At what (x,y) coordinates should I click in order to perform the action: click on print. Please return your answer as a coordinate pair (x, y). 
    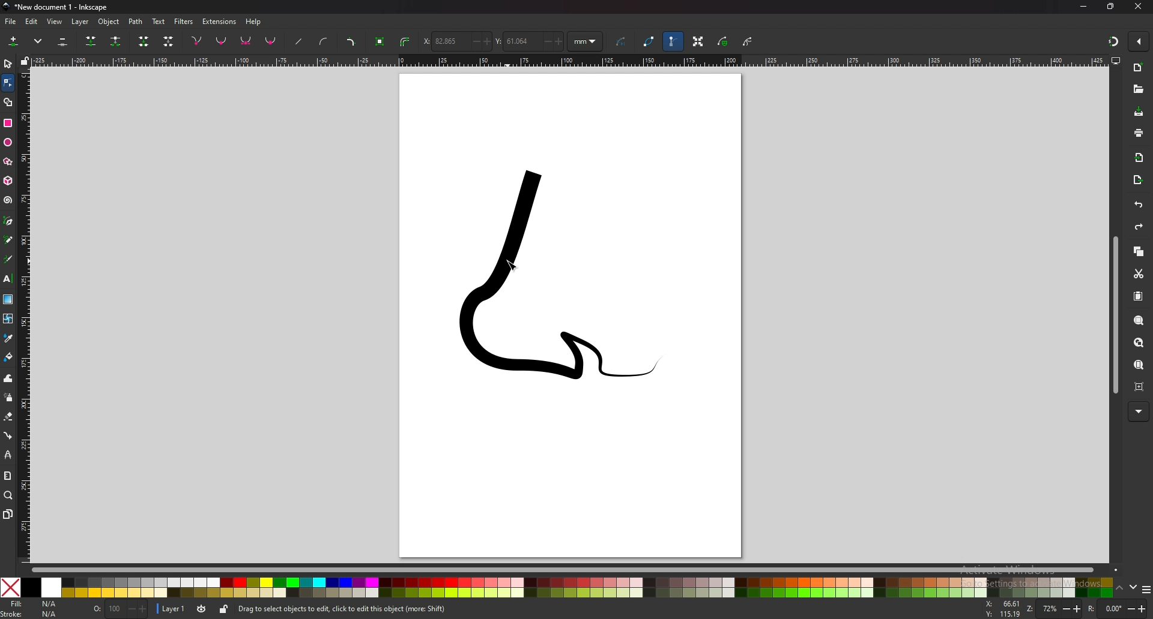
    Looking at the image, I should click on (1139, 132).